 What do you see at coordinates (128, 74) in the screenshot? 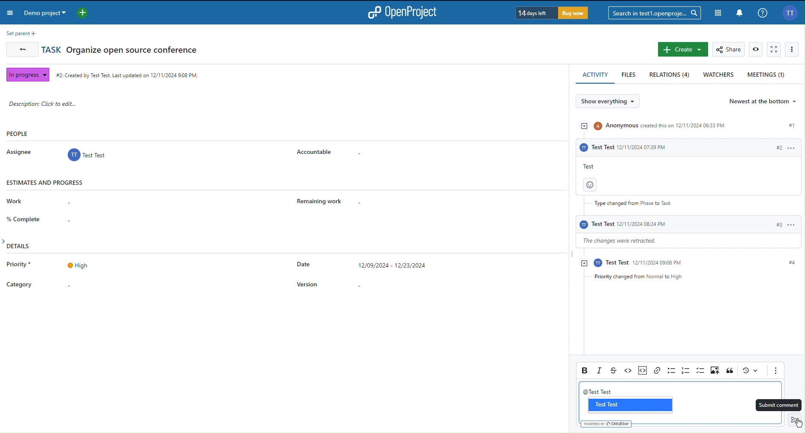
I see `Created date` at bounding box center [128, 74].